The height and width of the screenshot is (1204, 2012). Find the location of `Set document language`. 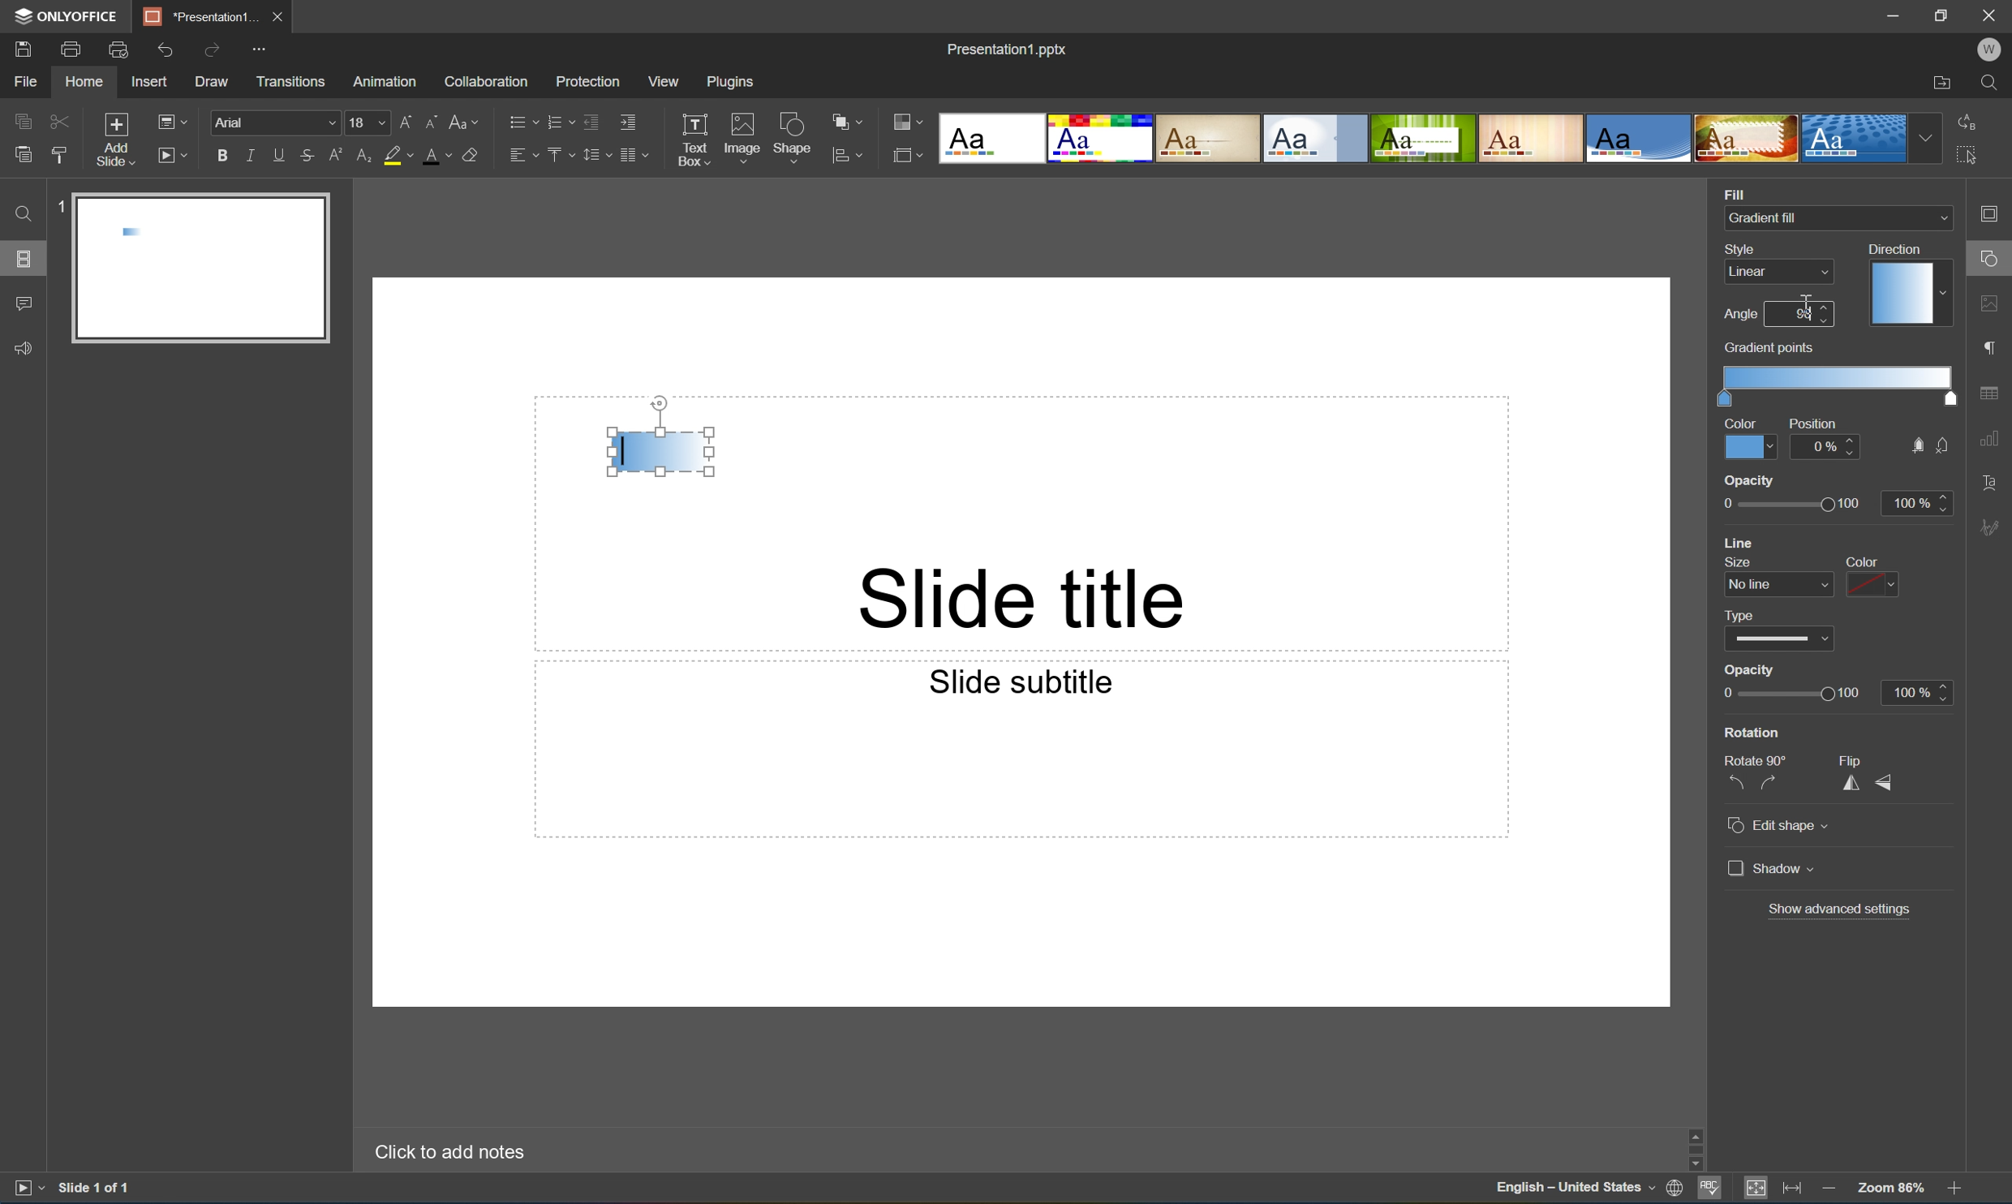

Set document language is located at coordinates (1679, 1190).